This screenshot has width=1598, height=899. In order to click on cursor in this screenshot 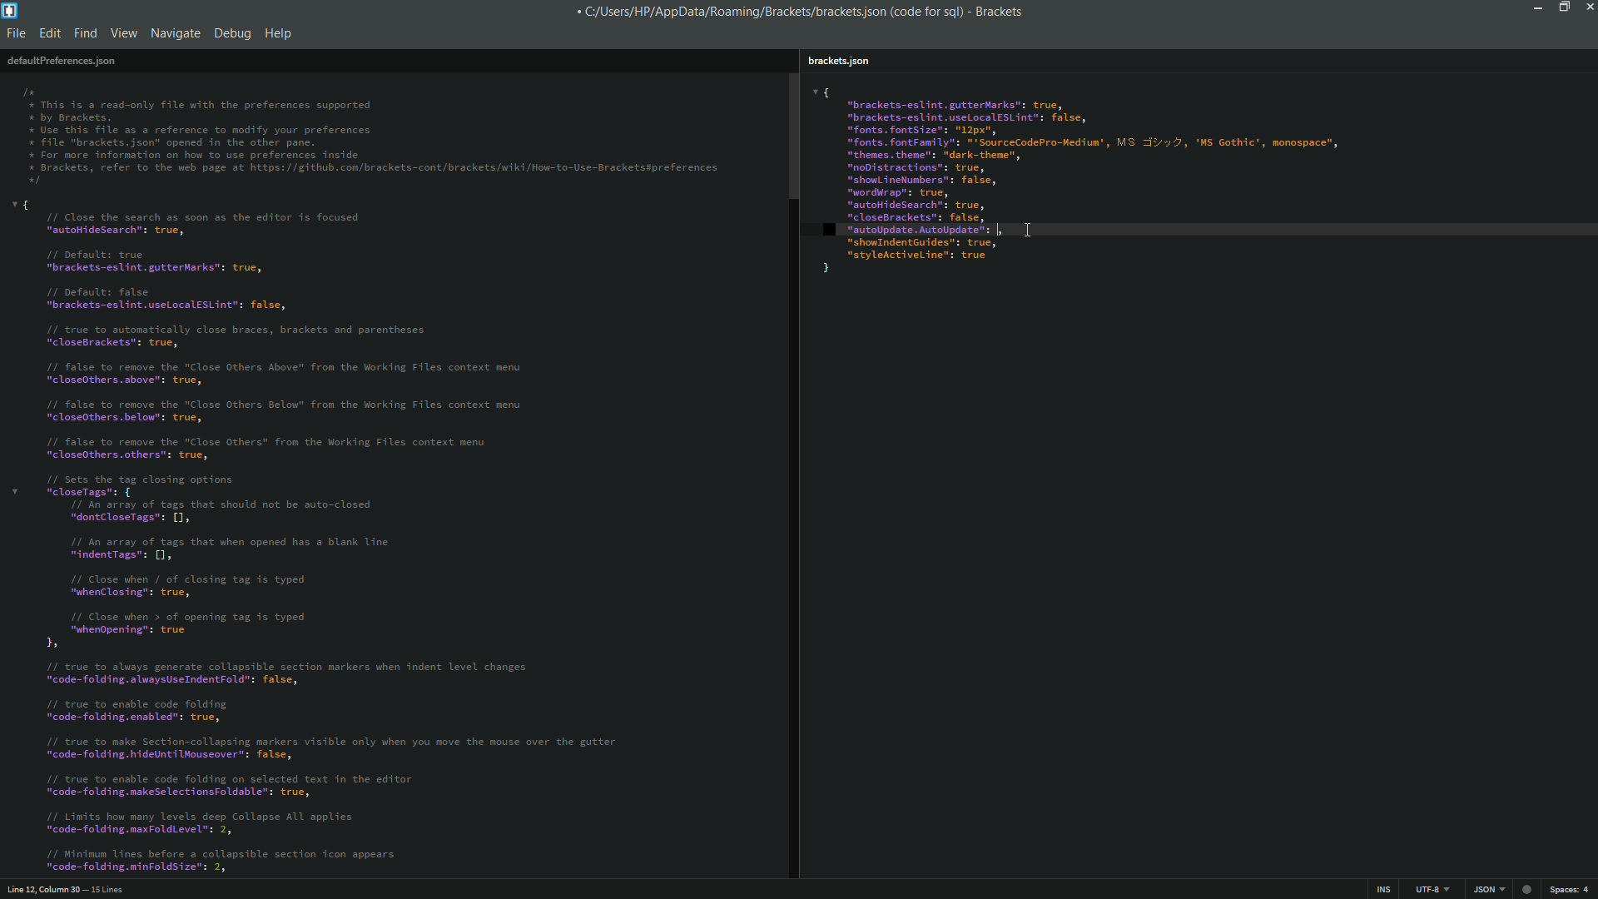, I will do `click(1000, 230)`.